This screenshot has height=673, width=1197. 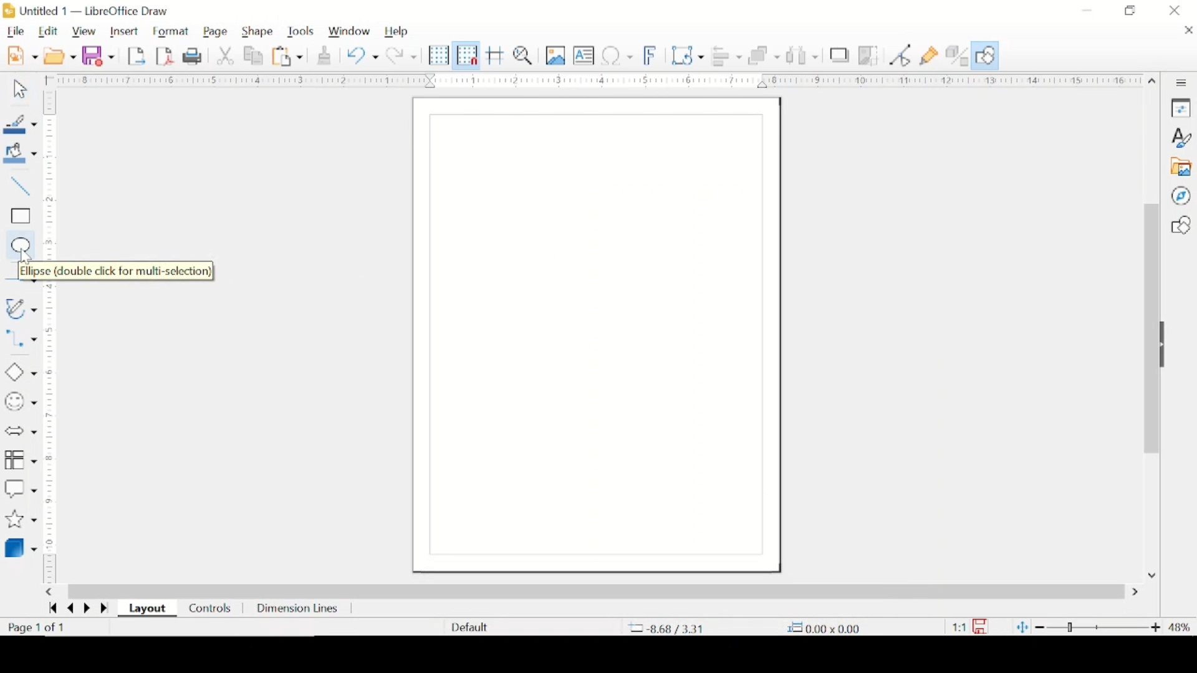 I want to click on connectors, so click(x=21, y=341).